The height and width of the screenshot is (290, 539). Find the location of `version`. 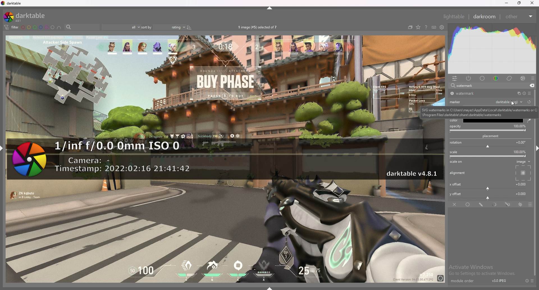

version is located at coordinates (499, 280).